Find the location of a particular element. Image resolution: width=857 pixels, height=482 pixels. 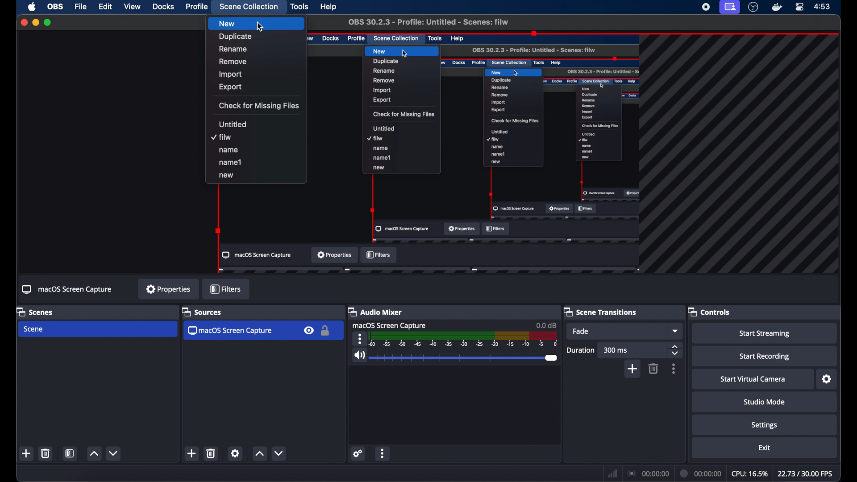

new is located at coordinates (226, 176).